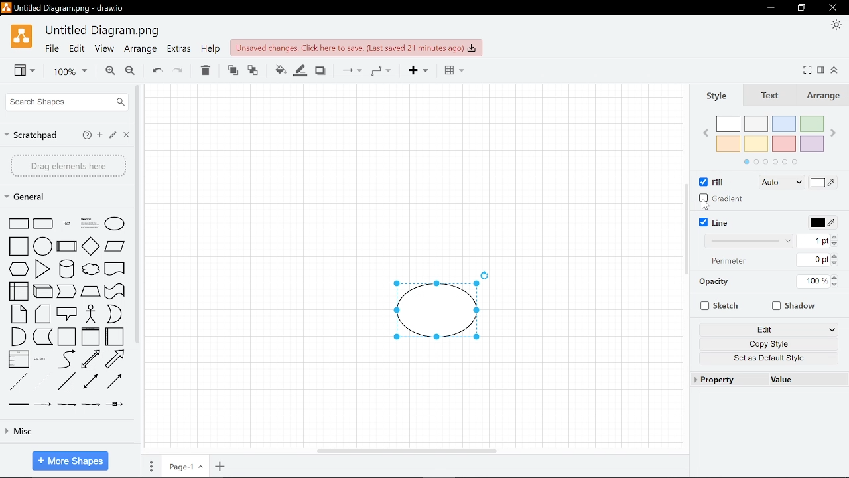 Image resolution: width=849 pixels, height=478 pixels. What do you see at coordinates (752, 242) in the screenshot?
I see `Line width` at bounding box center [752, 242].